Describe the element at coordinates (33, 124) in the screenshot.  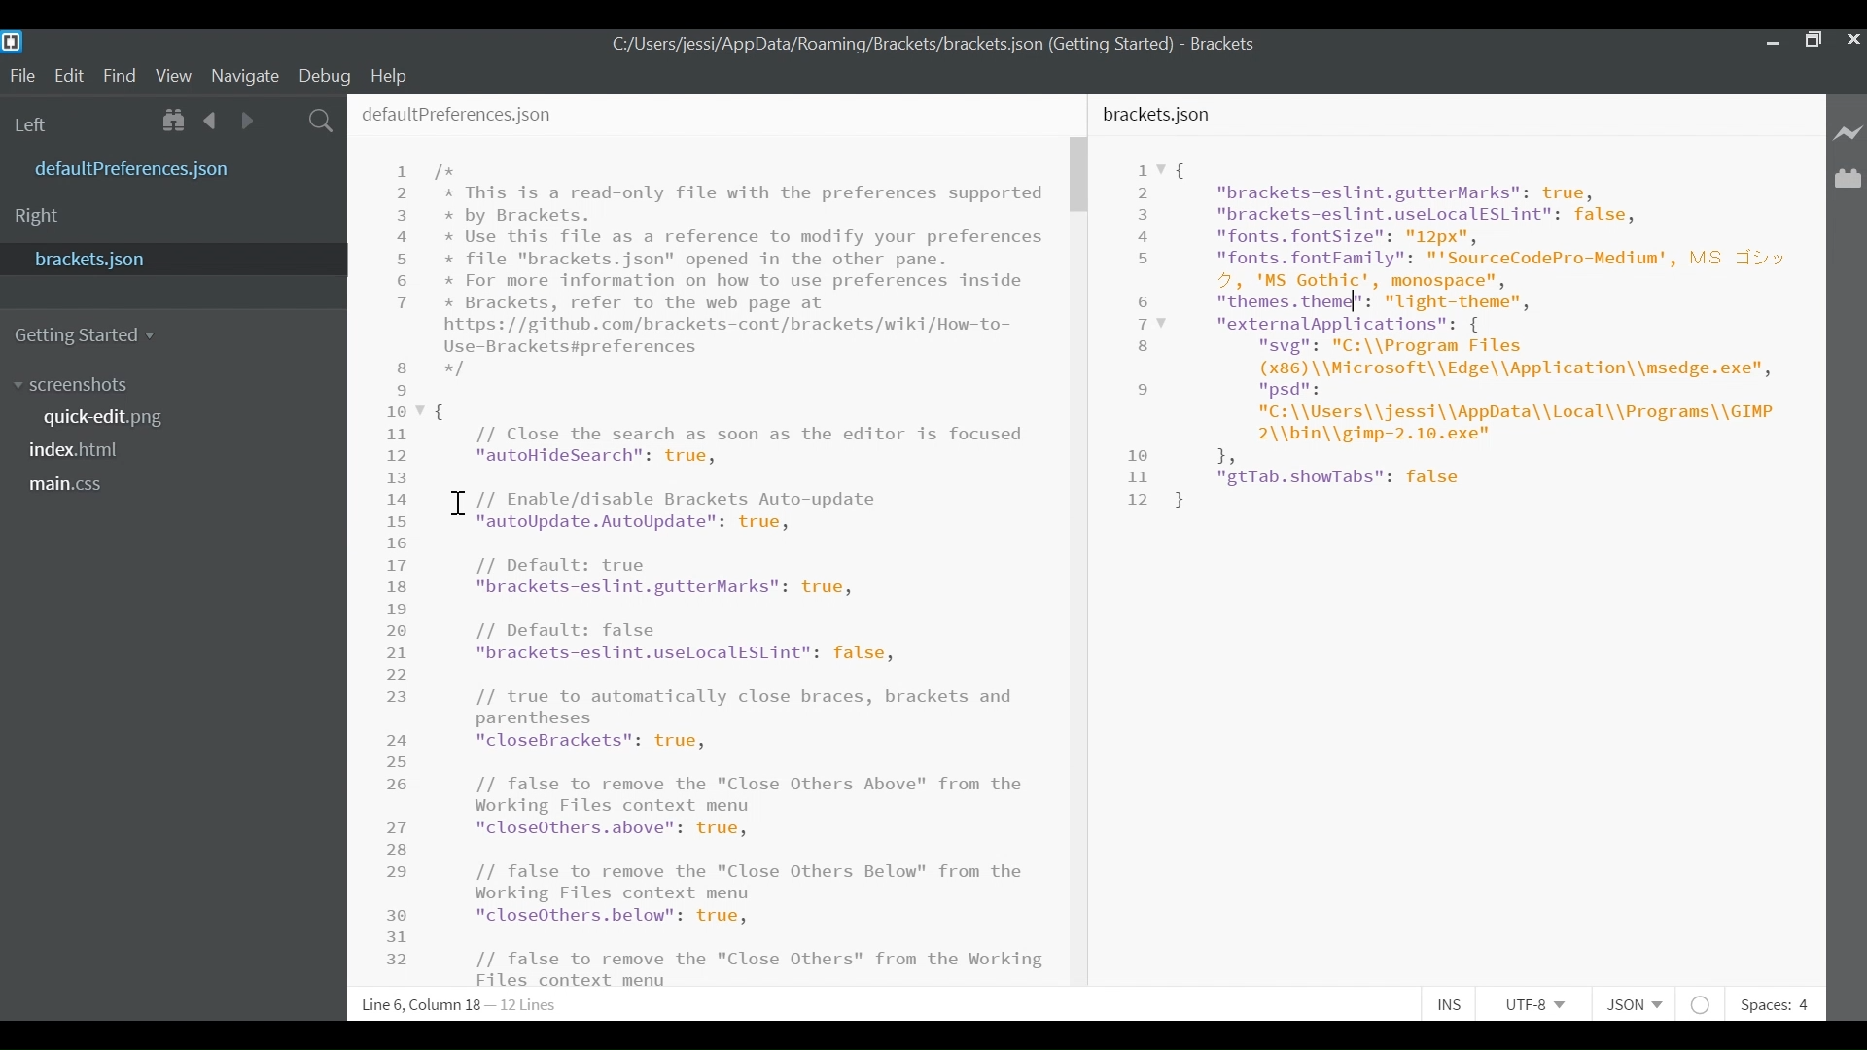
I see `Left` at that location.